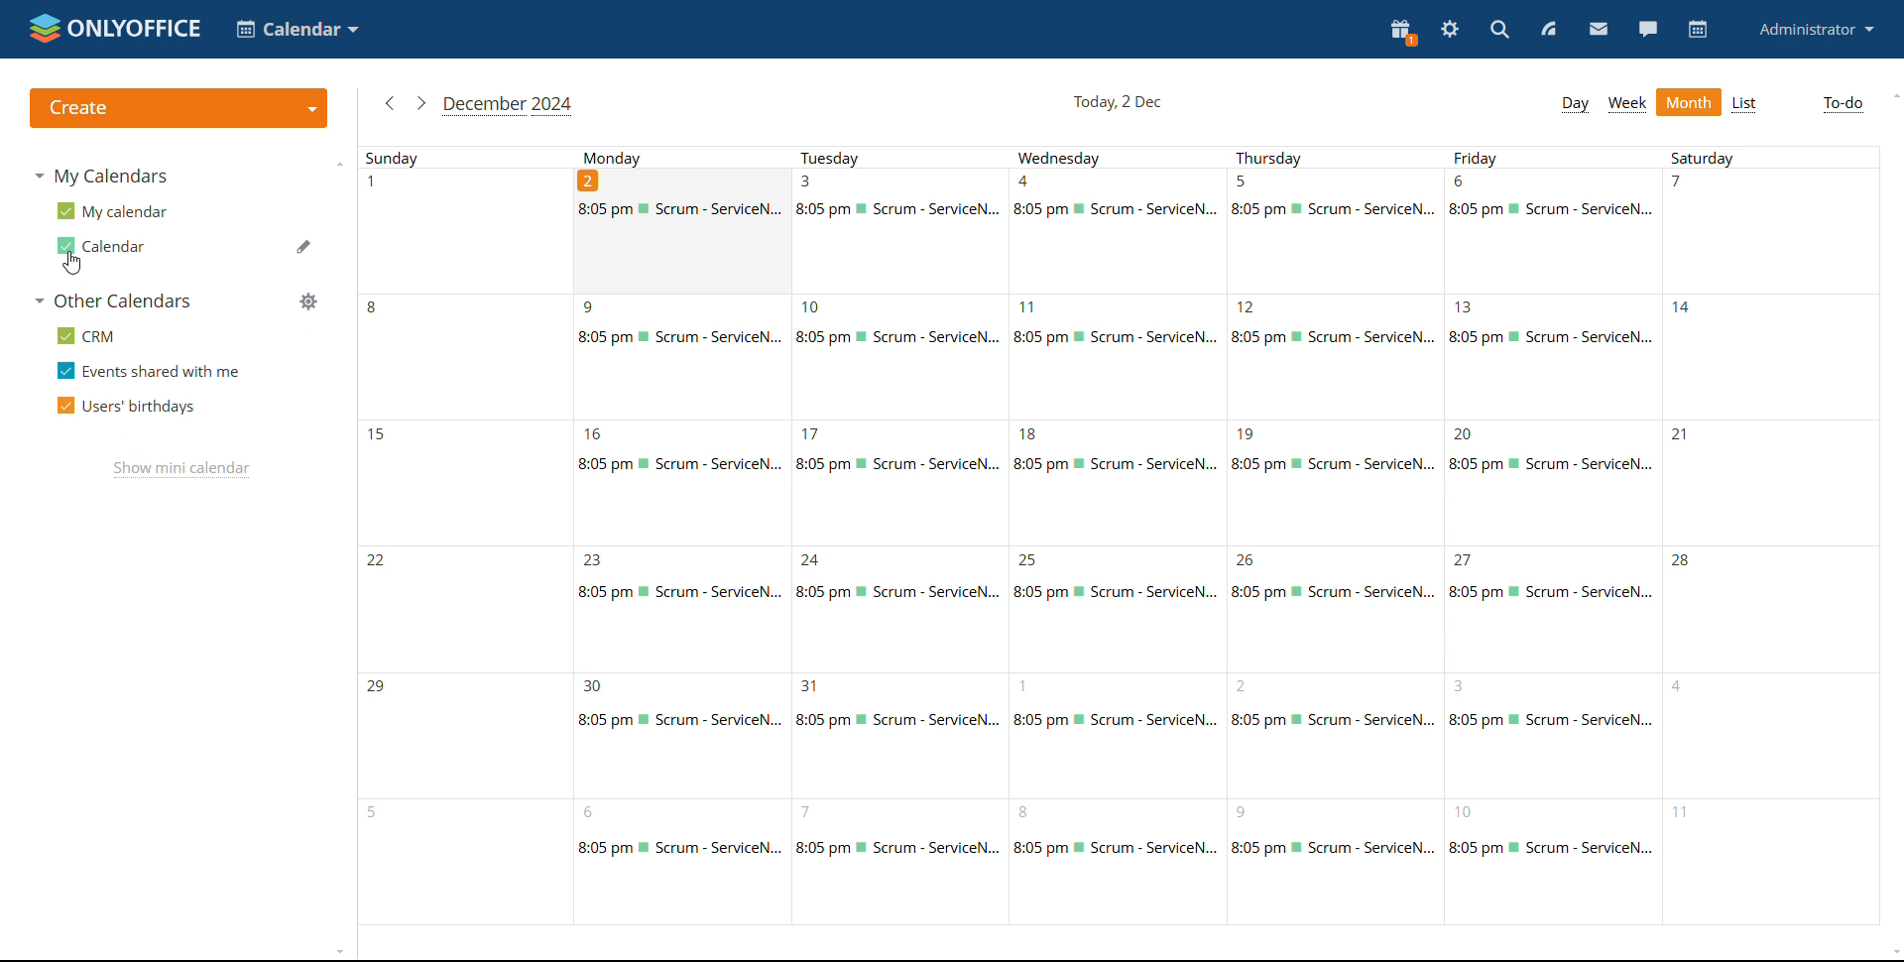  Describe the element at coordinates (1576, 104) in the screenshot. I see `day view` at that location.